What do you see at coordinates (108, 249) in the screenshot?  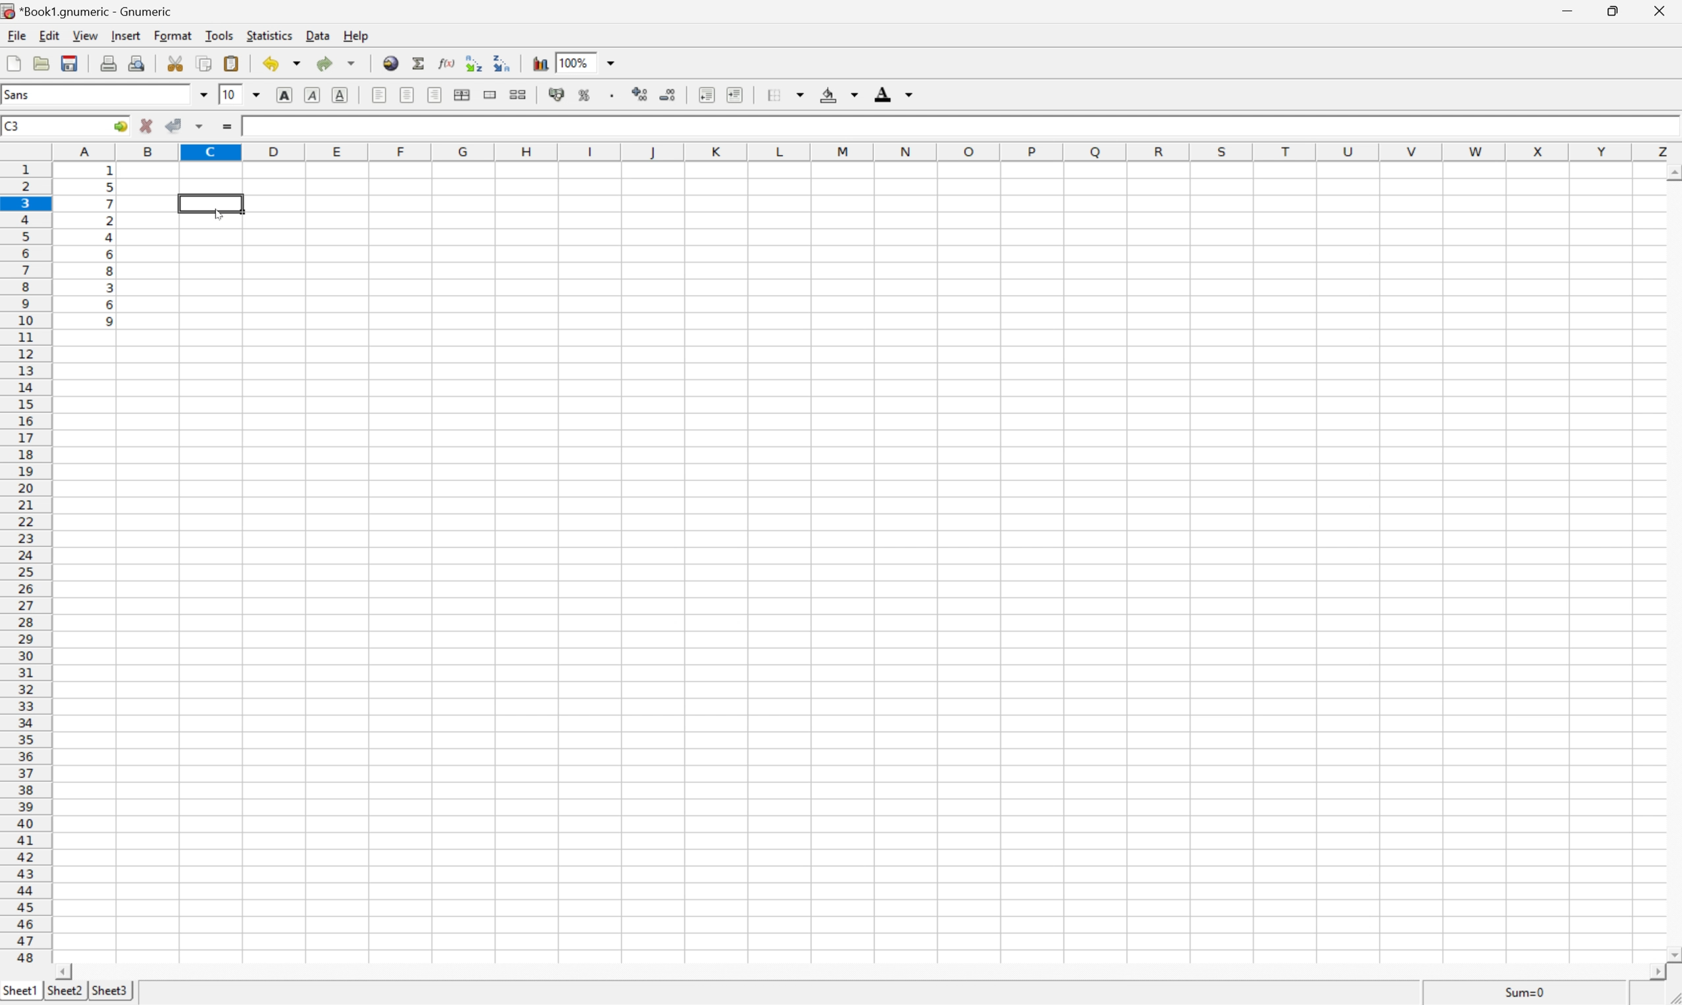 I see `random numbers` at bounding box center [108, 249].